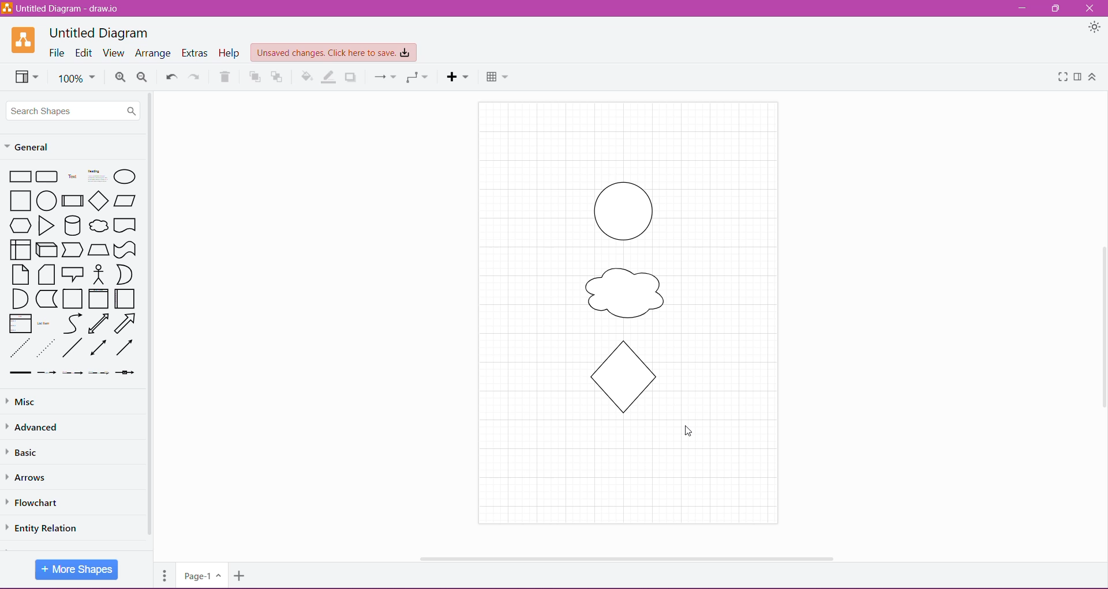  What do you see at coordinates (74, 110) in the screenshot?
I see `Search Shapes` at bounding box center [74, 110].